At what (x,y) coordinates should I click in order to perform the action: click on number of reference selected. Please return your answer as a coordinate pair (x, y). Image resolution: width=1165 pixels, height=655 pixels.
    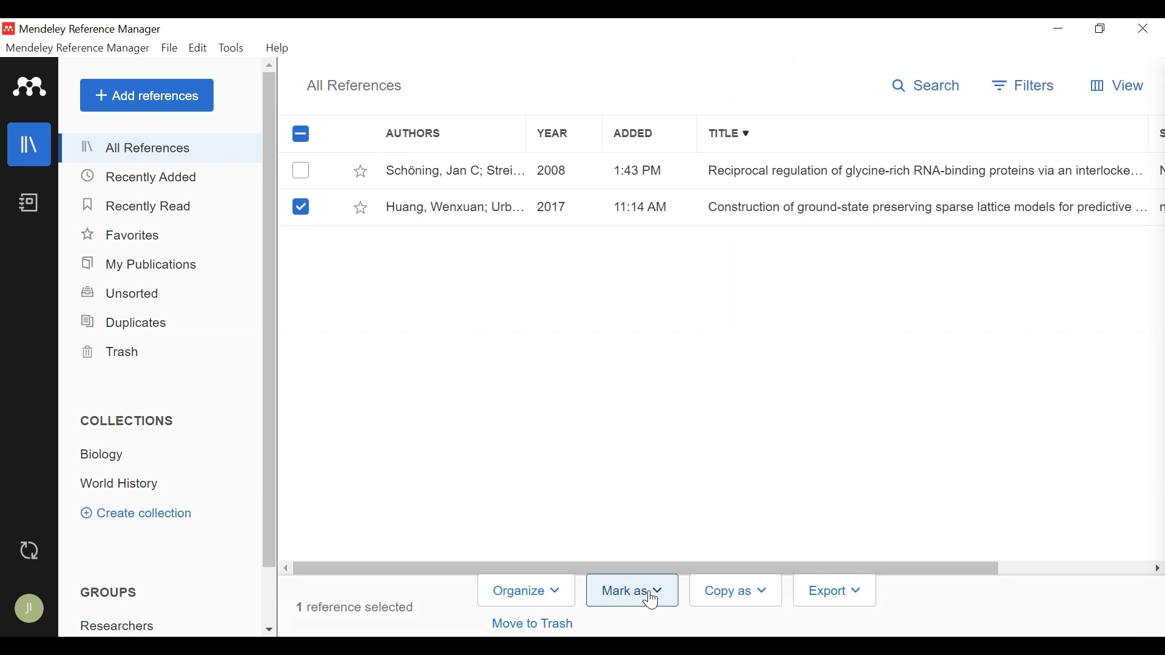
    Looking at the image, I should click on (359, 607).